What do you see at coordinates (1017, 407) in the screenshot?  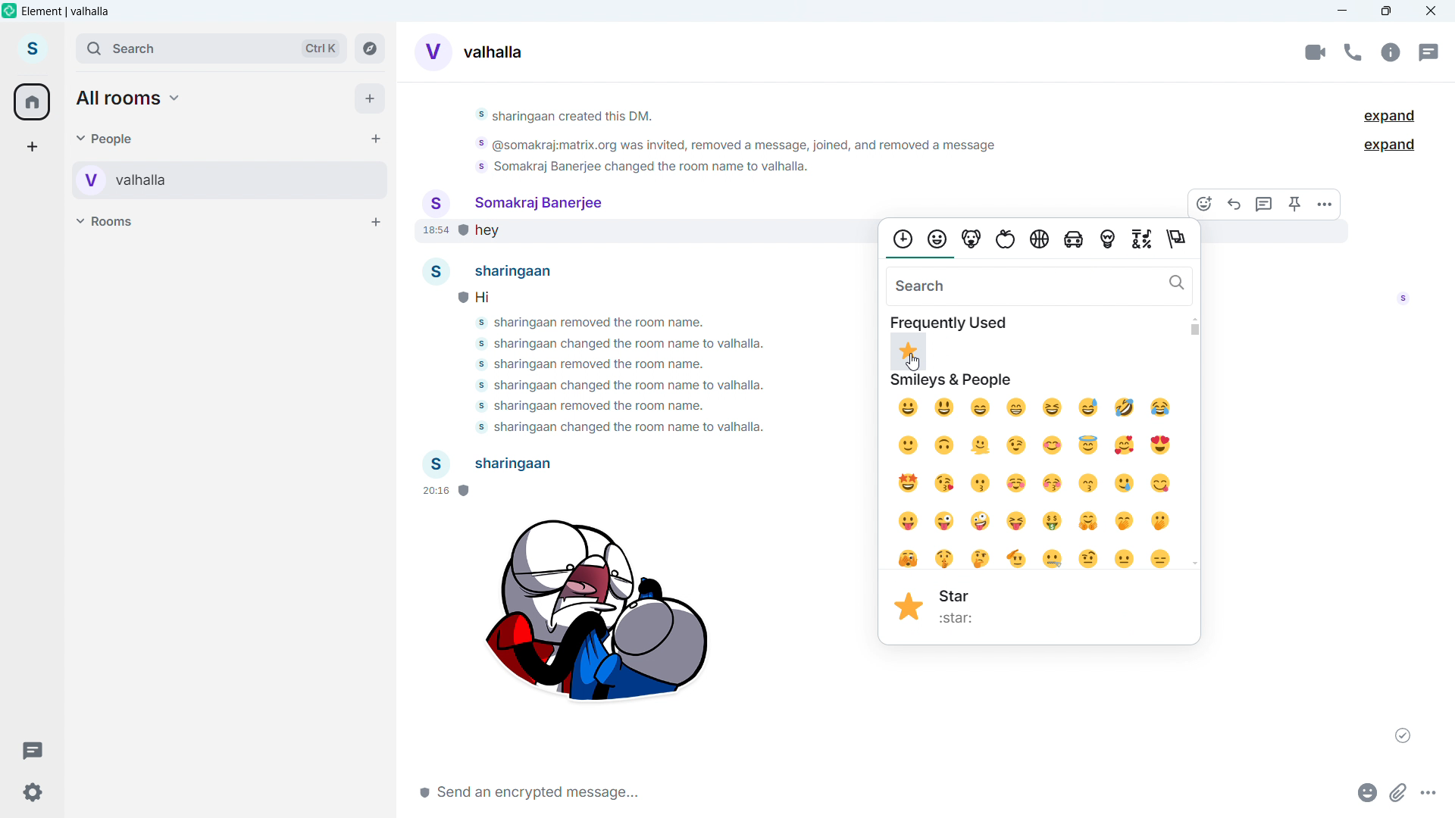 I see `beaming face with smiling eyes` at bounding box center [1017, 407].